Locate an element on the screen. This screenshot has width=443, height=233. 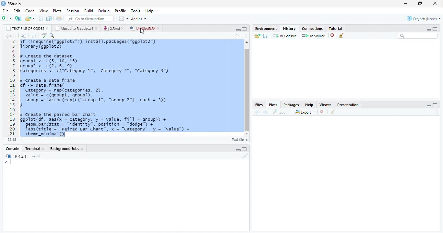
close is located at coordinates (434, 4).